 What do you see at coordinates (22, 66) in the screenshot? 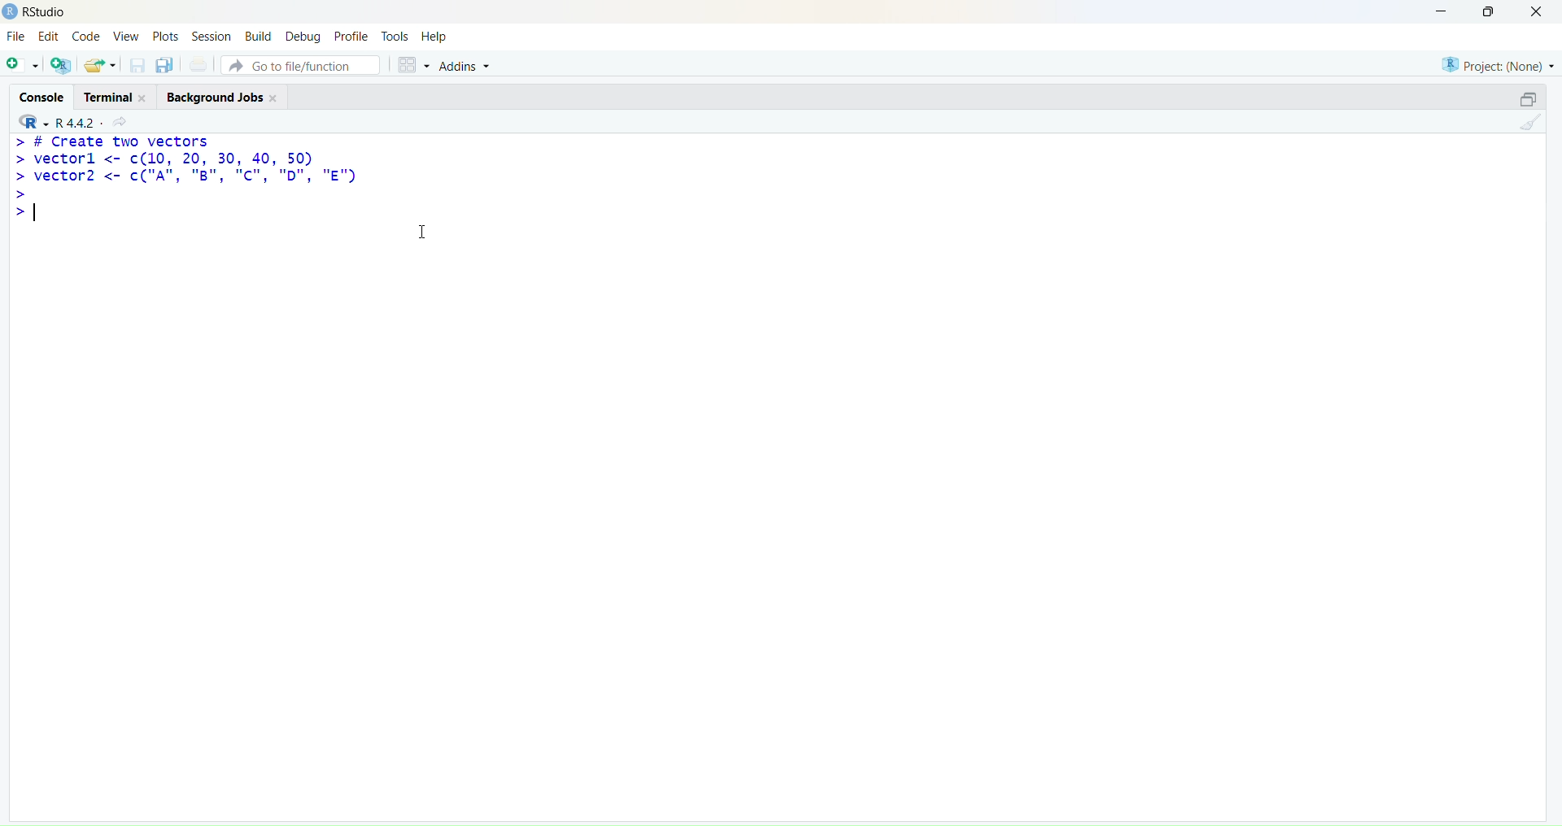
I see `New File` at bounding box center [22, 66].